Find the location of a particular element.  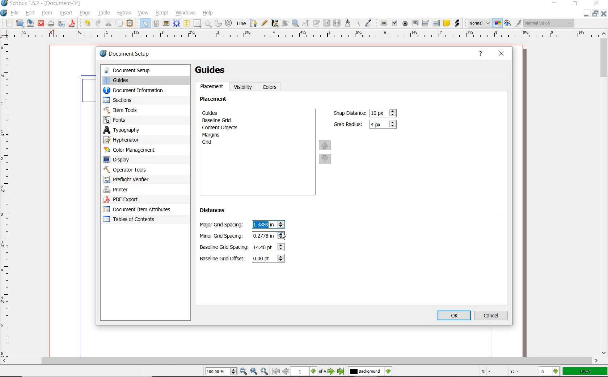

view is located at coordinates (143, 13).